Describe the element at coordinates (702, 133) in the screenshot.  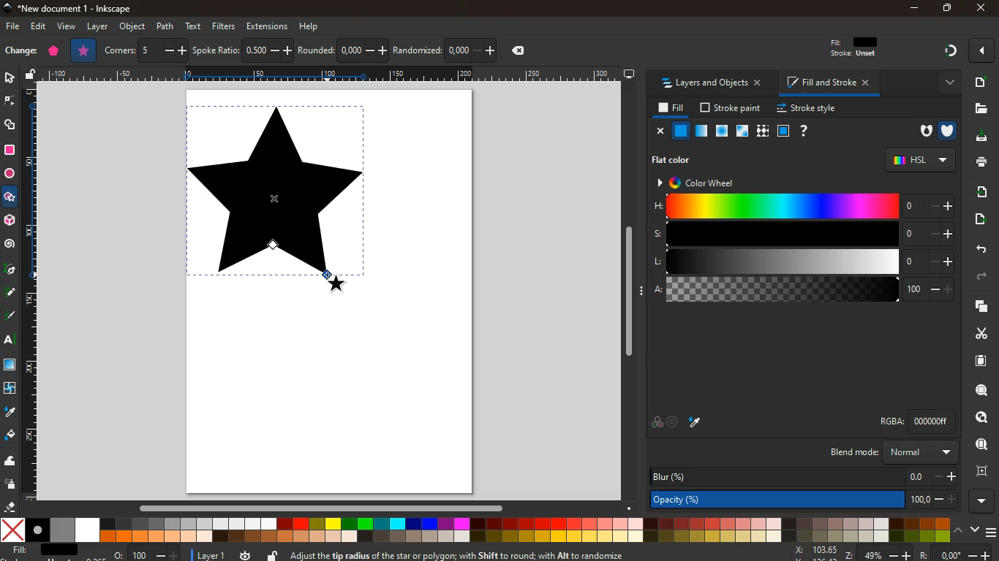
I see `opacity` at that location.